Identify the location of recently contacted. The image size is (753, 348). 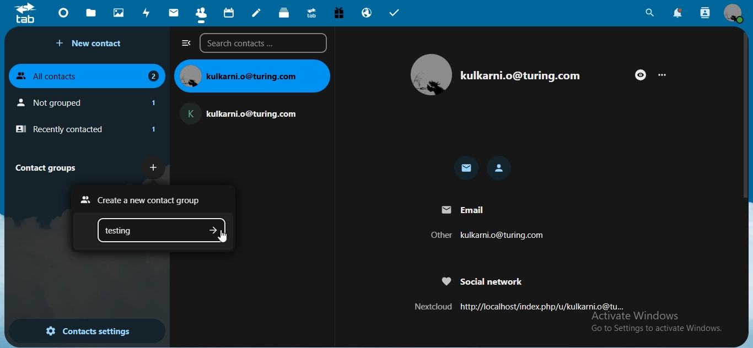
(85, 129).